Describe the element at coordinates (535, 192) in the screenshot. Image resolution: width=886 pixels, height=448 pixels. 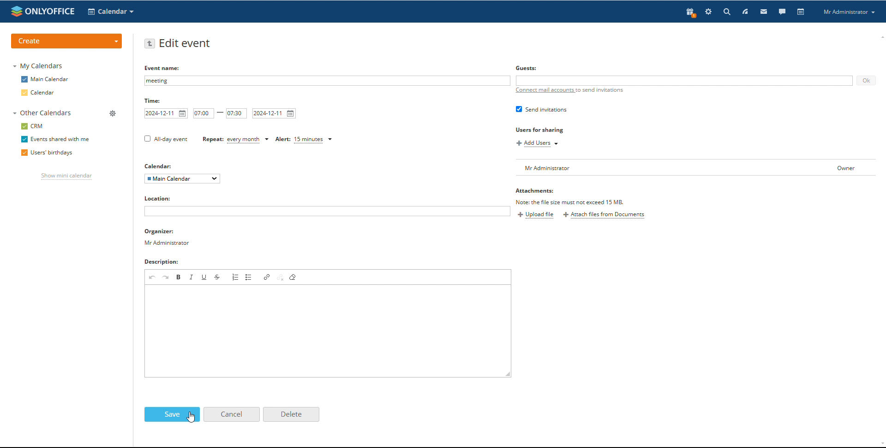
I see `Attachments:` at that location.